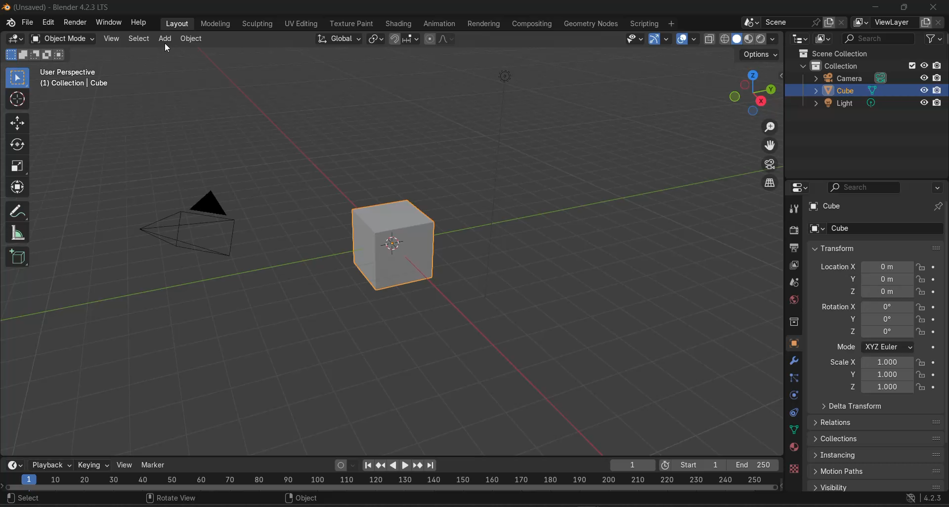 The image size is (949, 507). What do you see at coordinates (939, 103) in the screenshot?
I see `disable in renders` at bounding box center [939, 103].